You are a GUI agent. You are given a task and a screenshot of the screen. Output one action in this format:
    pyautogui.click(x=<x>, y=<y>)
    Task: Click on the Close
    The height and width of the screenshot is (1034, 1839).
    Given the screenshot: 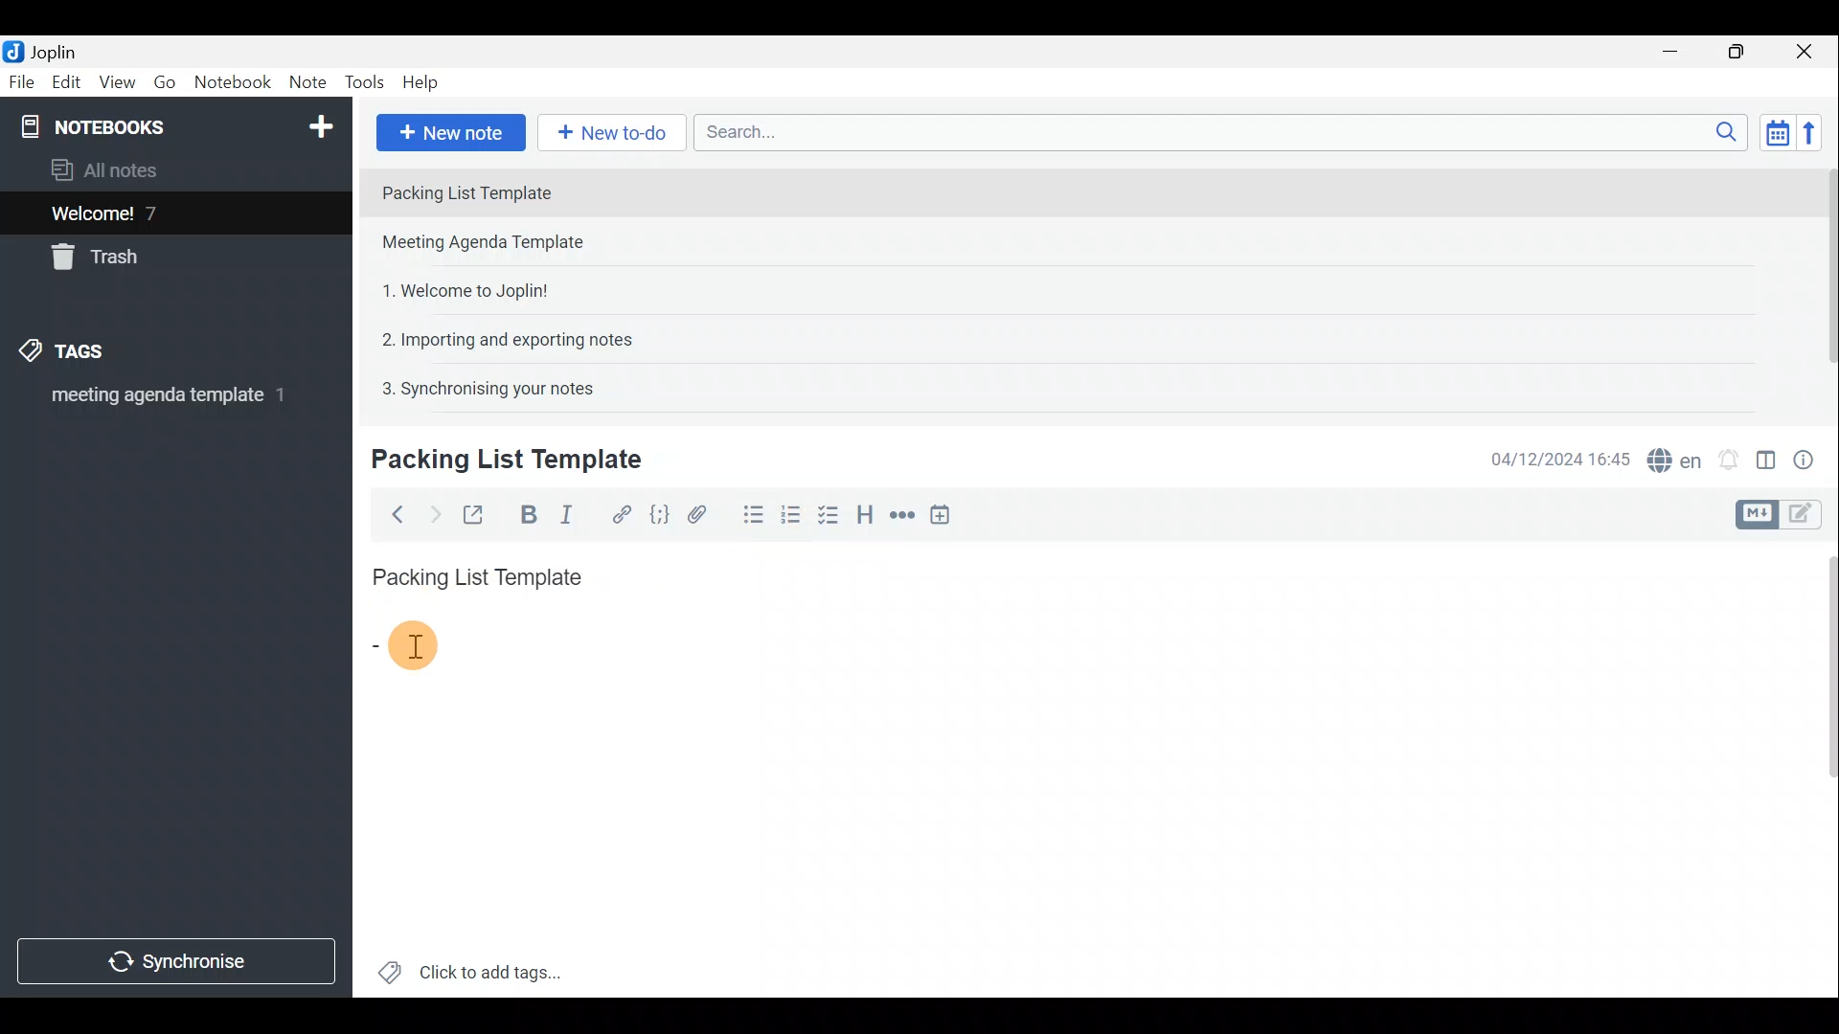 What is the action you would take?
    pyautogui.click(x=1810, y=51)
    